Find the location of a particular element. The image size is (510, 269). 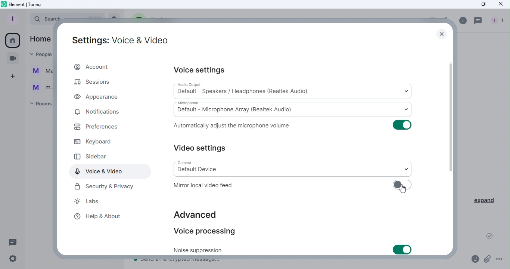

People is located at coordinates (43, 54).